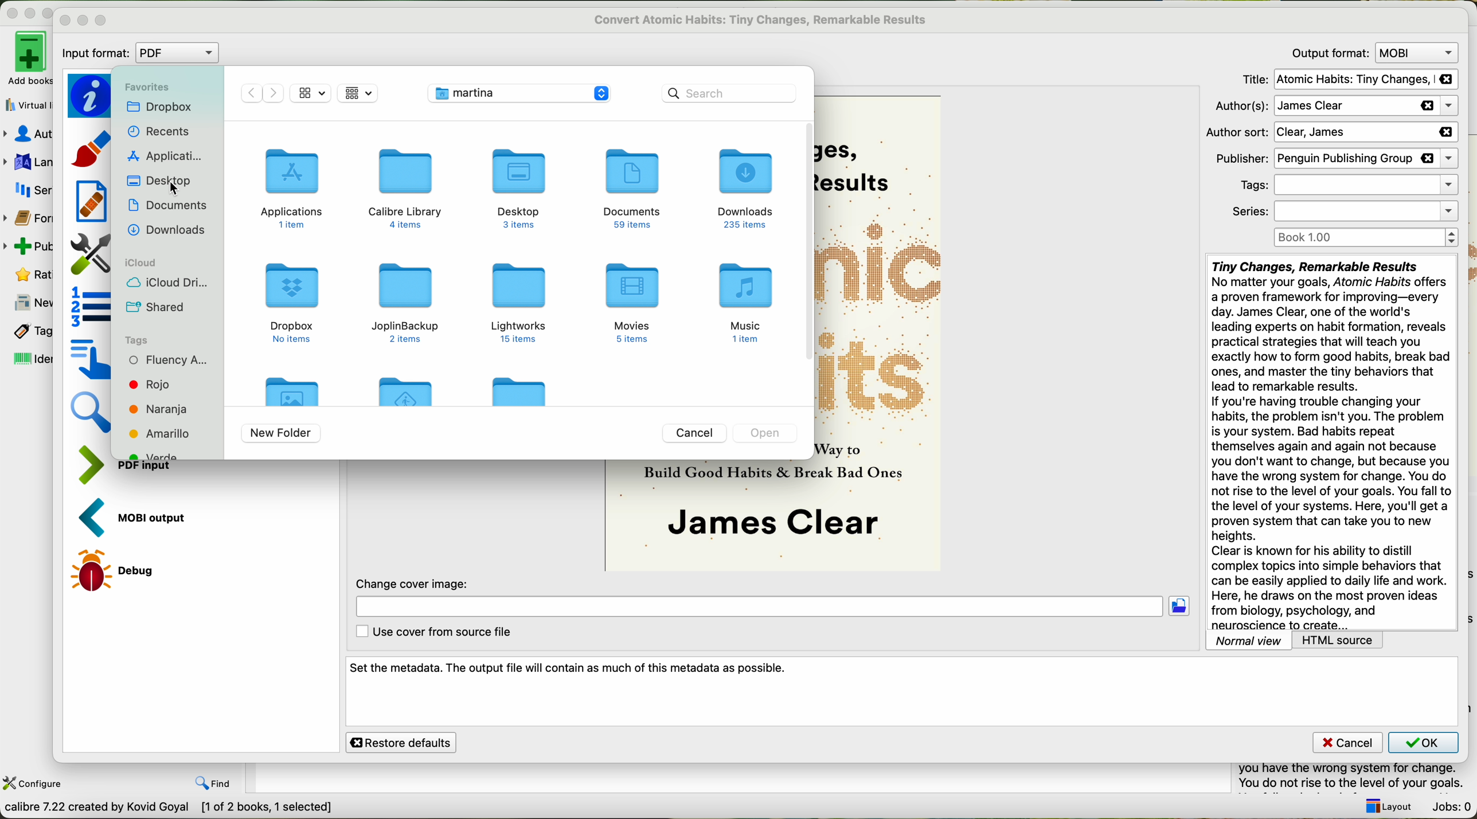 The height and width of the screenshot is (819, 1477). What do you see at coordinates (402, 303) in the screenshot?
I see `JoplinBackup` at bounding box center [402, 303].